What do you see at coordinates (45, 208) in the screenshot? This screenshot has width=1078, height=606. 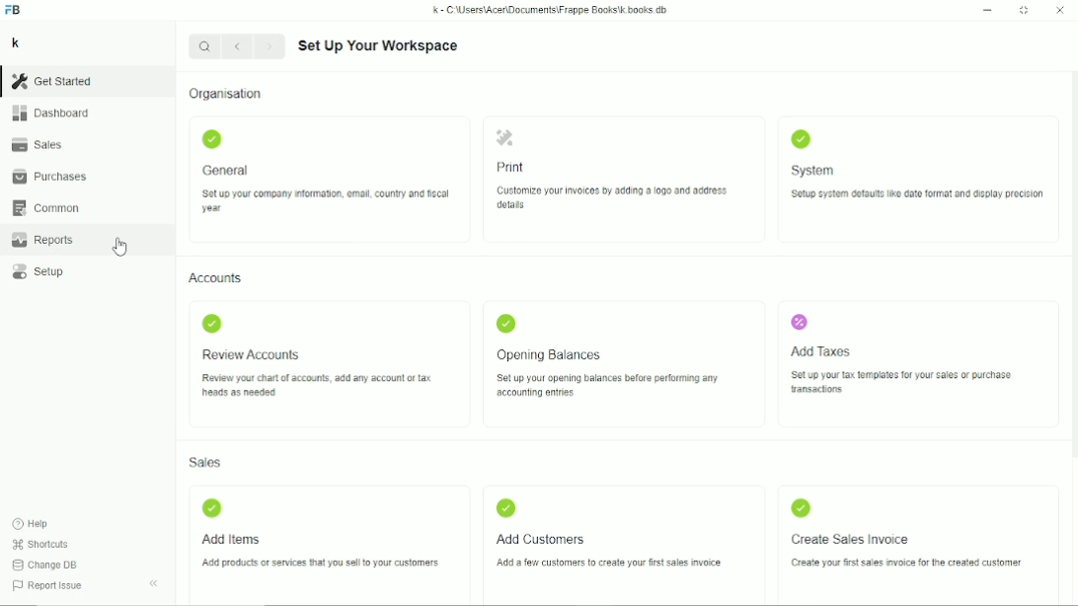 I see `Common` at bounding box center [45, 208].